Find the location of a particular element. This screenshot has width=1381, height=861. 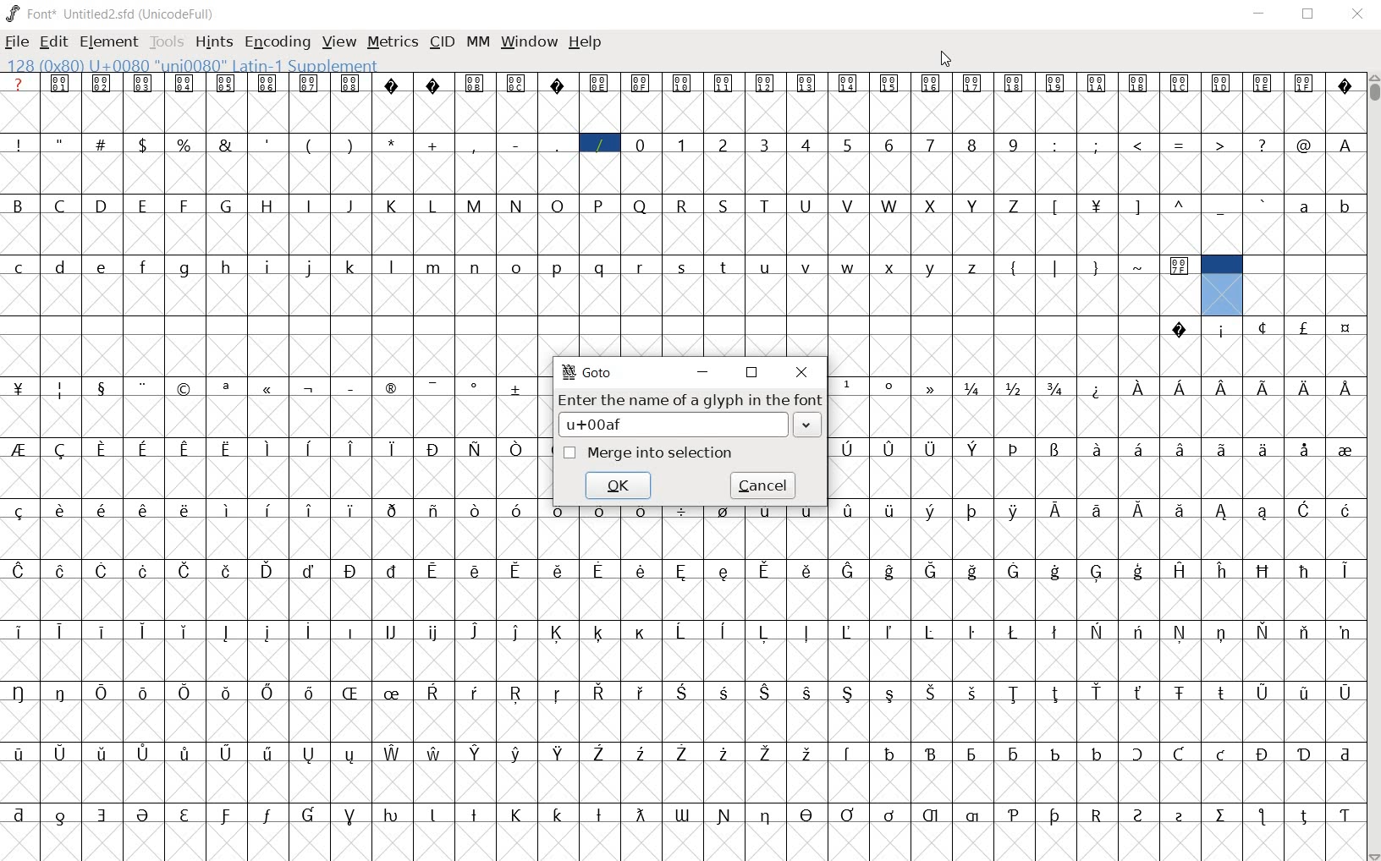

Symbol is located at coordinates (146, 387).